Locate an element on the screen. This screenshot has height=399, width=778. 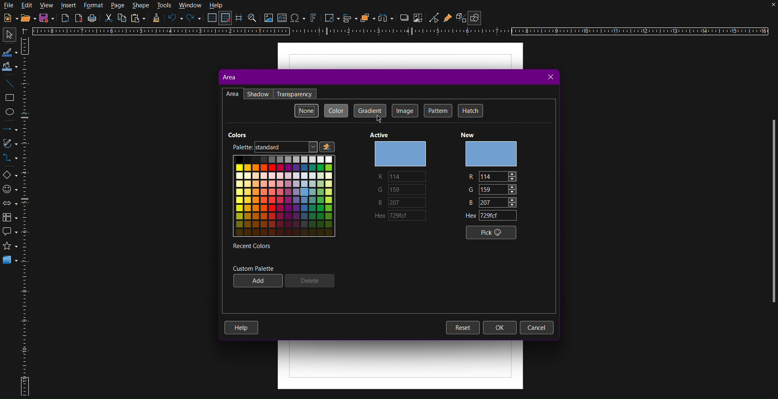
Arrange is located at coordinates (366, 18).